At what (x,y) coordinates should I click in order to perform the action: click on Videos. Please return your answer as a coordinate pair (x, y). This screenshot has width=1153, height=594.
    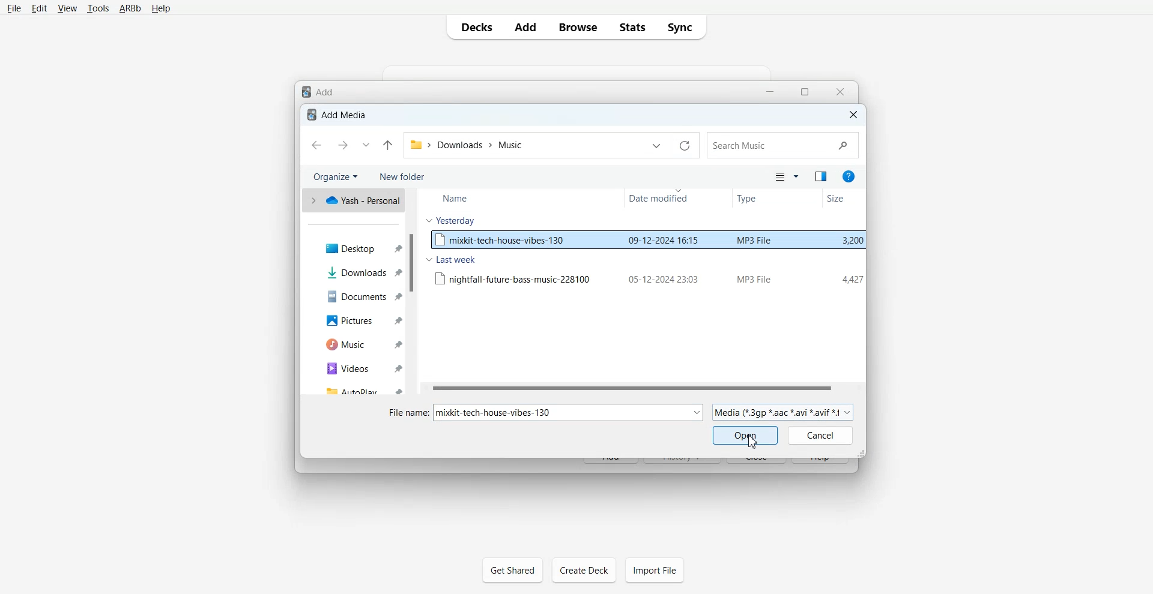
    Looking at the image, I should click on (361, 368).